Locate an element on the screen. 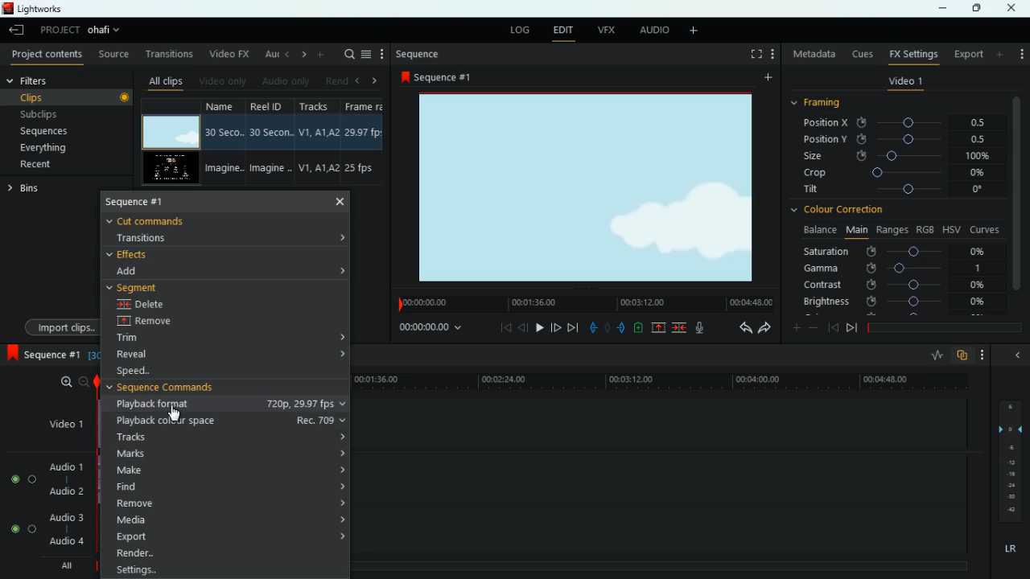 This screenshot has width=1030, height=579. brightness is located at coordinates (896, 301).